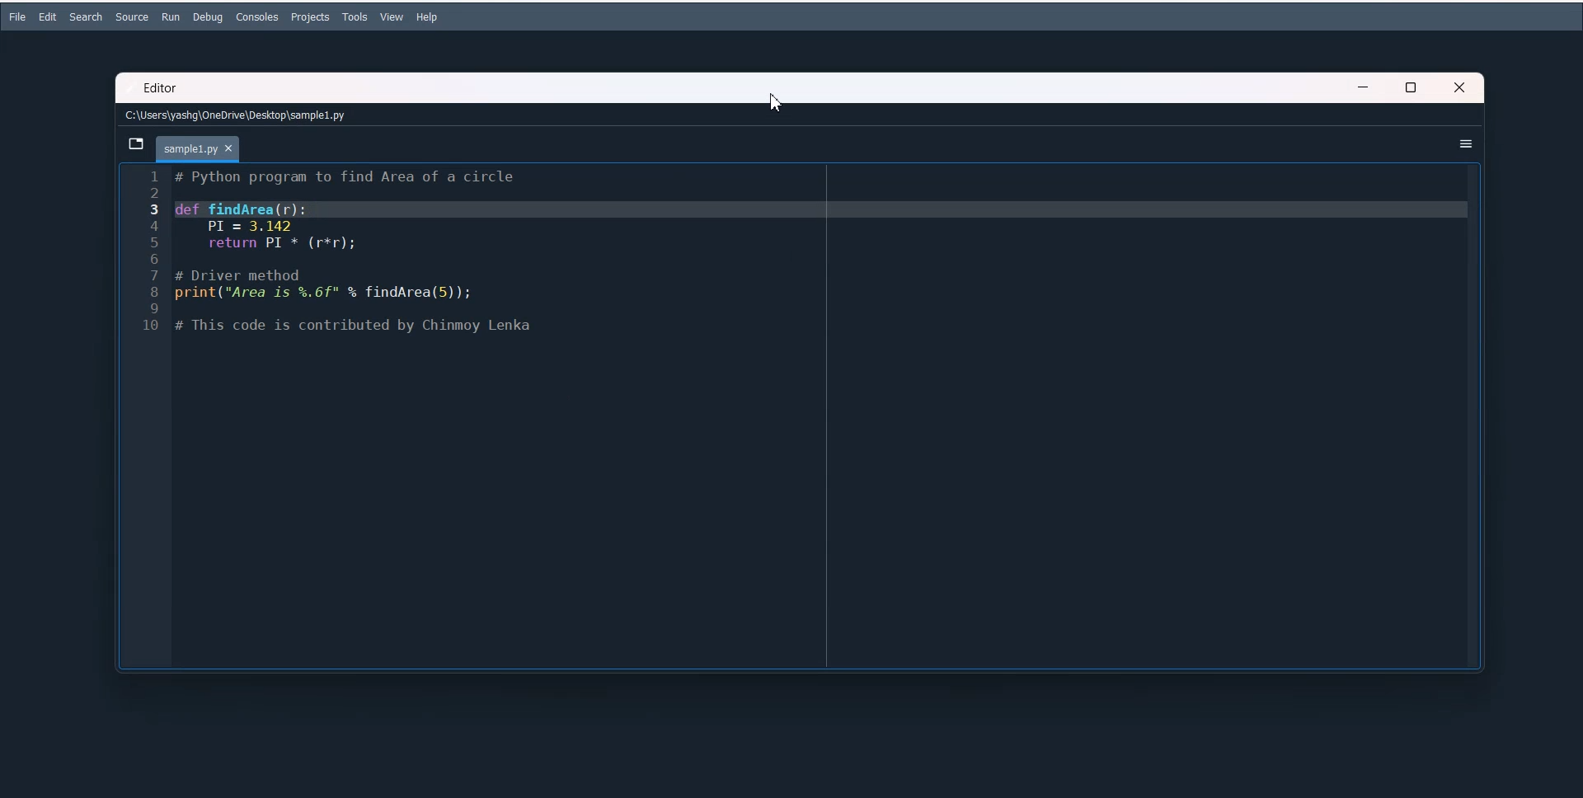  Describe the element at coordinates (235, 116) in the screenshot. I see `File Path address` at that location.